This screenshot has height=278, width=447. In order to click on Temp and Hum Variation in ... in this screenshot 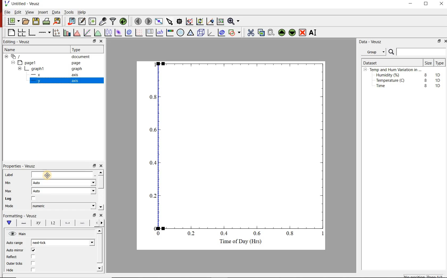, I will do `click(395, 70)`.